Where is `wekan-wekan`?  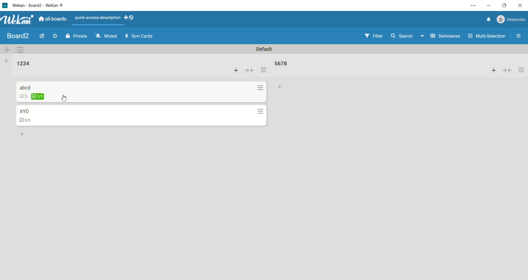
wekan-wekan is located at coordinates (38, 6).